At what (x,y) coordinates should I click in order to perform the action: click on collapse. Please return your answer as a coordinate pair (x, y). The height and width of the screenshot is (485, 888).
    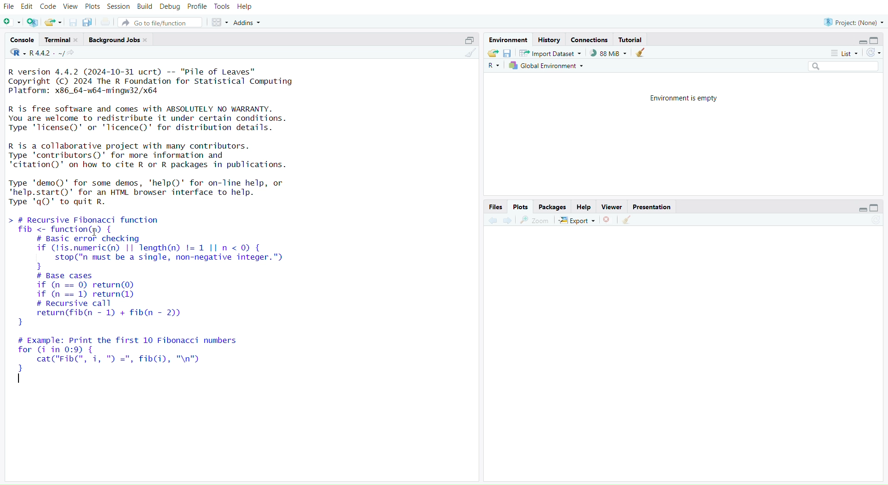
    Looking at the image, I should click on (876, 40).